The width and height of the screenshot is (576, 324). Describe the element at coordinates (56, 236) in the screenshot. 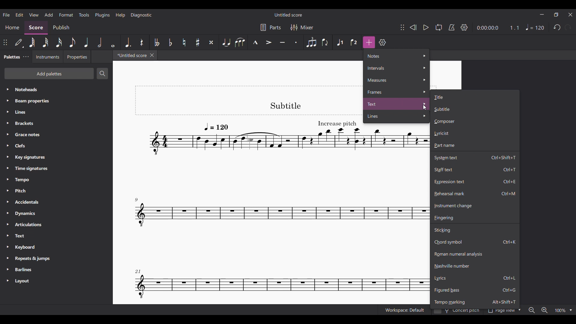

I see `Text` at that location.